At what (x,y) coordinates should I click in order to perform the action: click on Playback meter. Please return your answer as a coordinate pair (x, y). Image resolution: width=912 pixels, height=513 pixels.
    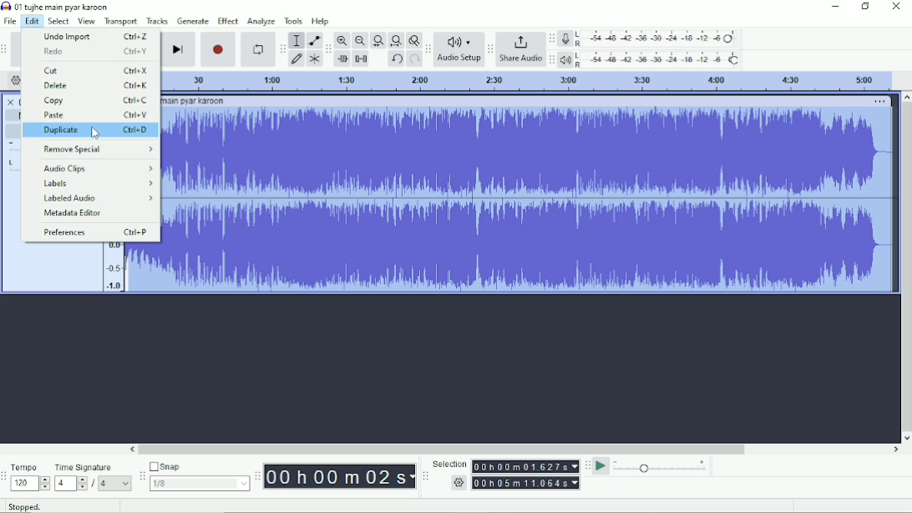
    Looking at the image, I should click on (650, 59).